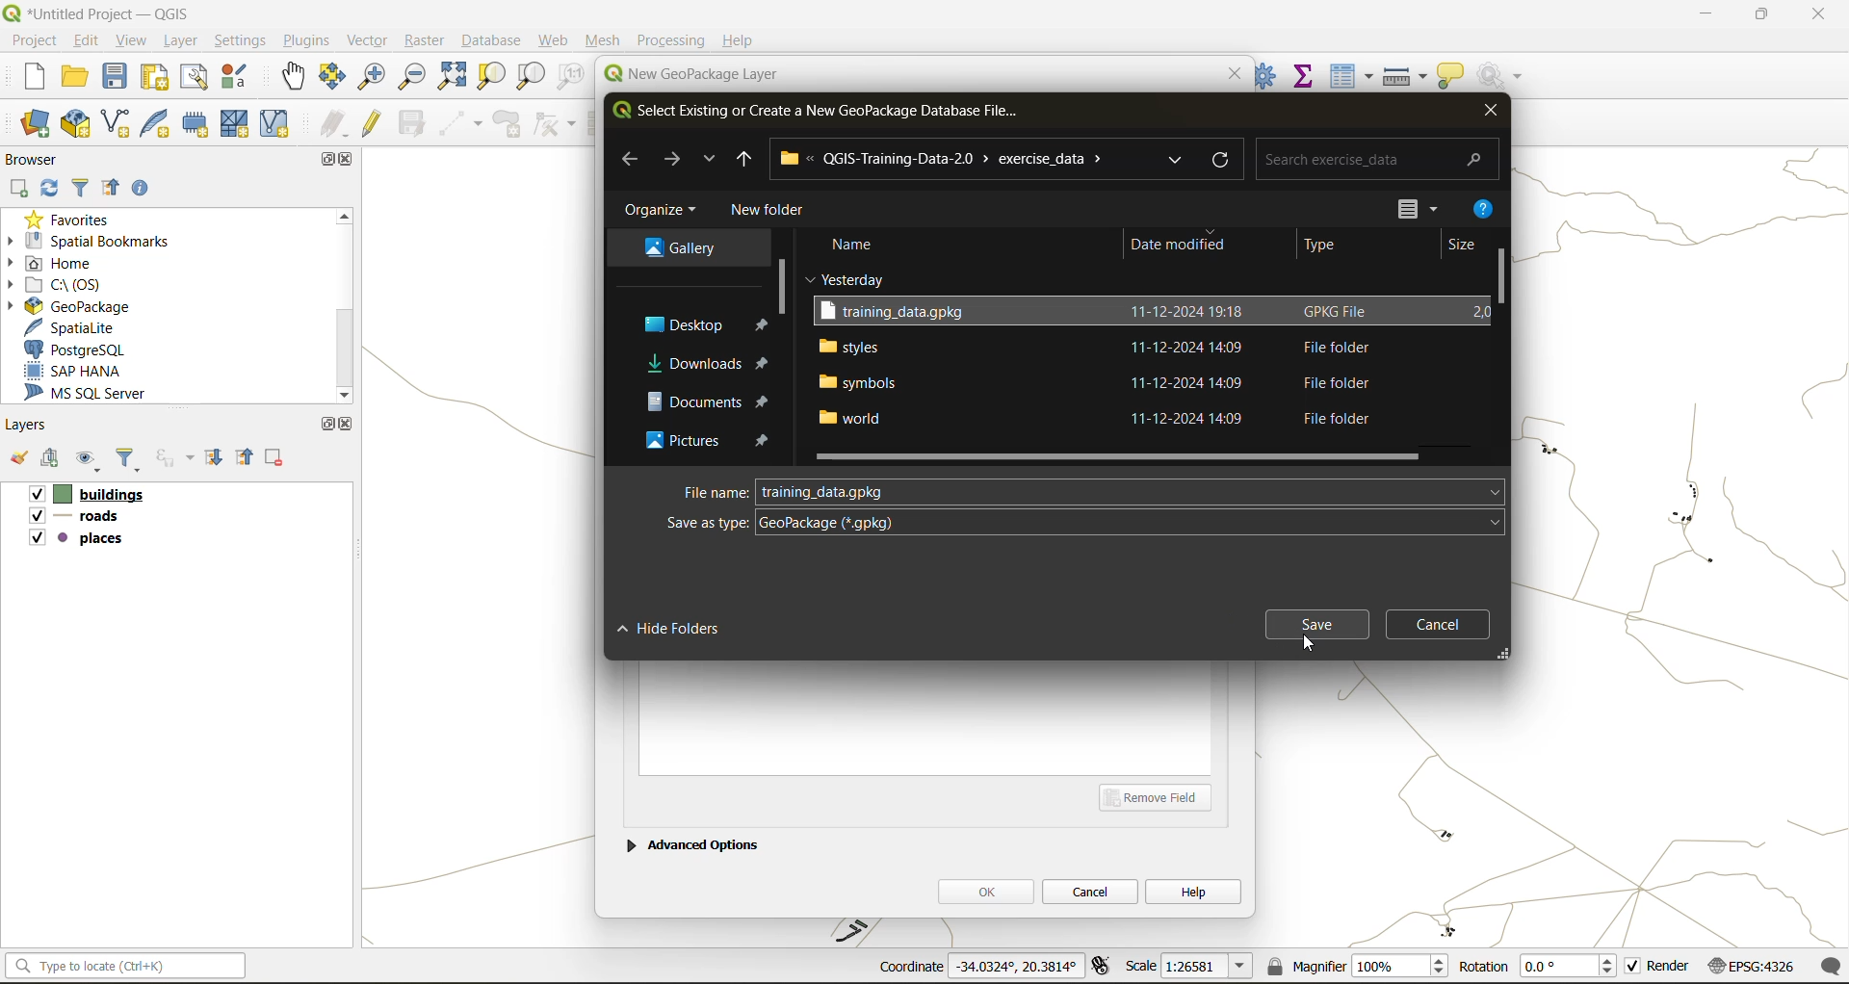  Describe the element at coordinates (72, 218) in the screenshot. I see `favorites` at that location.